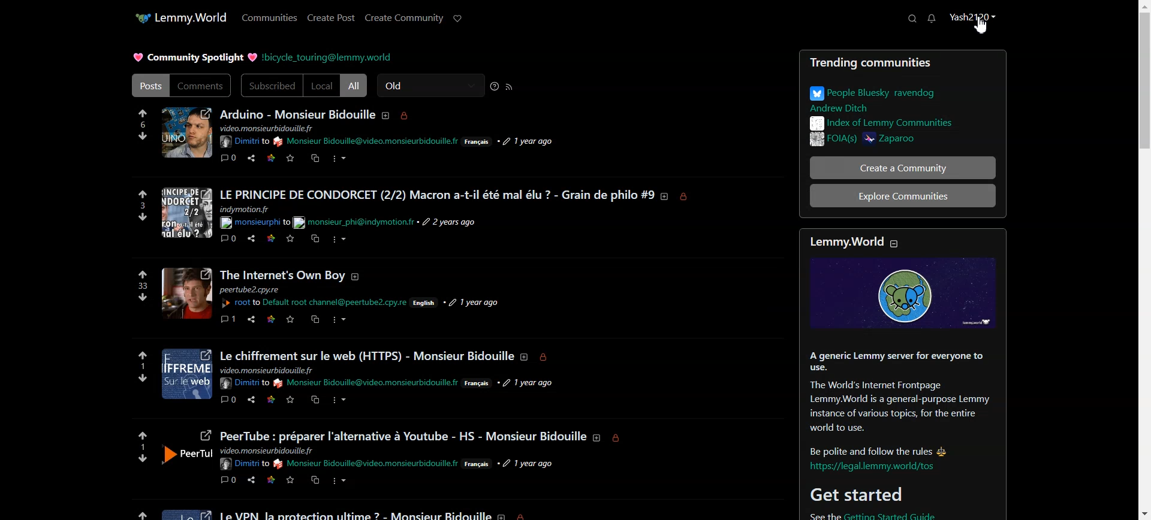 Image resolution: width=1151 pixels, height=520 pixels. What do you see at coordinates (890, 401) in the screenshot?
I see `text` at bounding box center [890, 401].